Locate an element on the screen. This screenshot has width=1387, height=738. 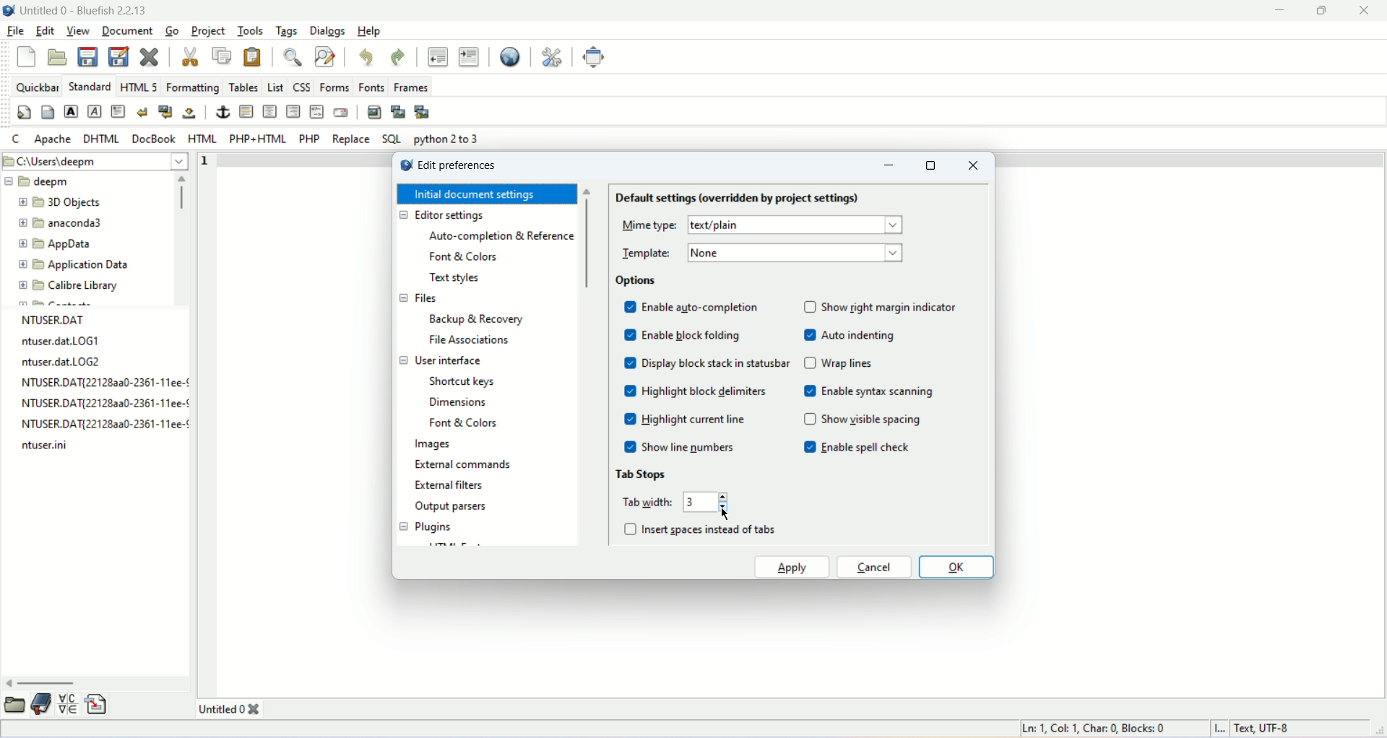
ntuser.dat.LOG2 is located at coordinates (56, 363).